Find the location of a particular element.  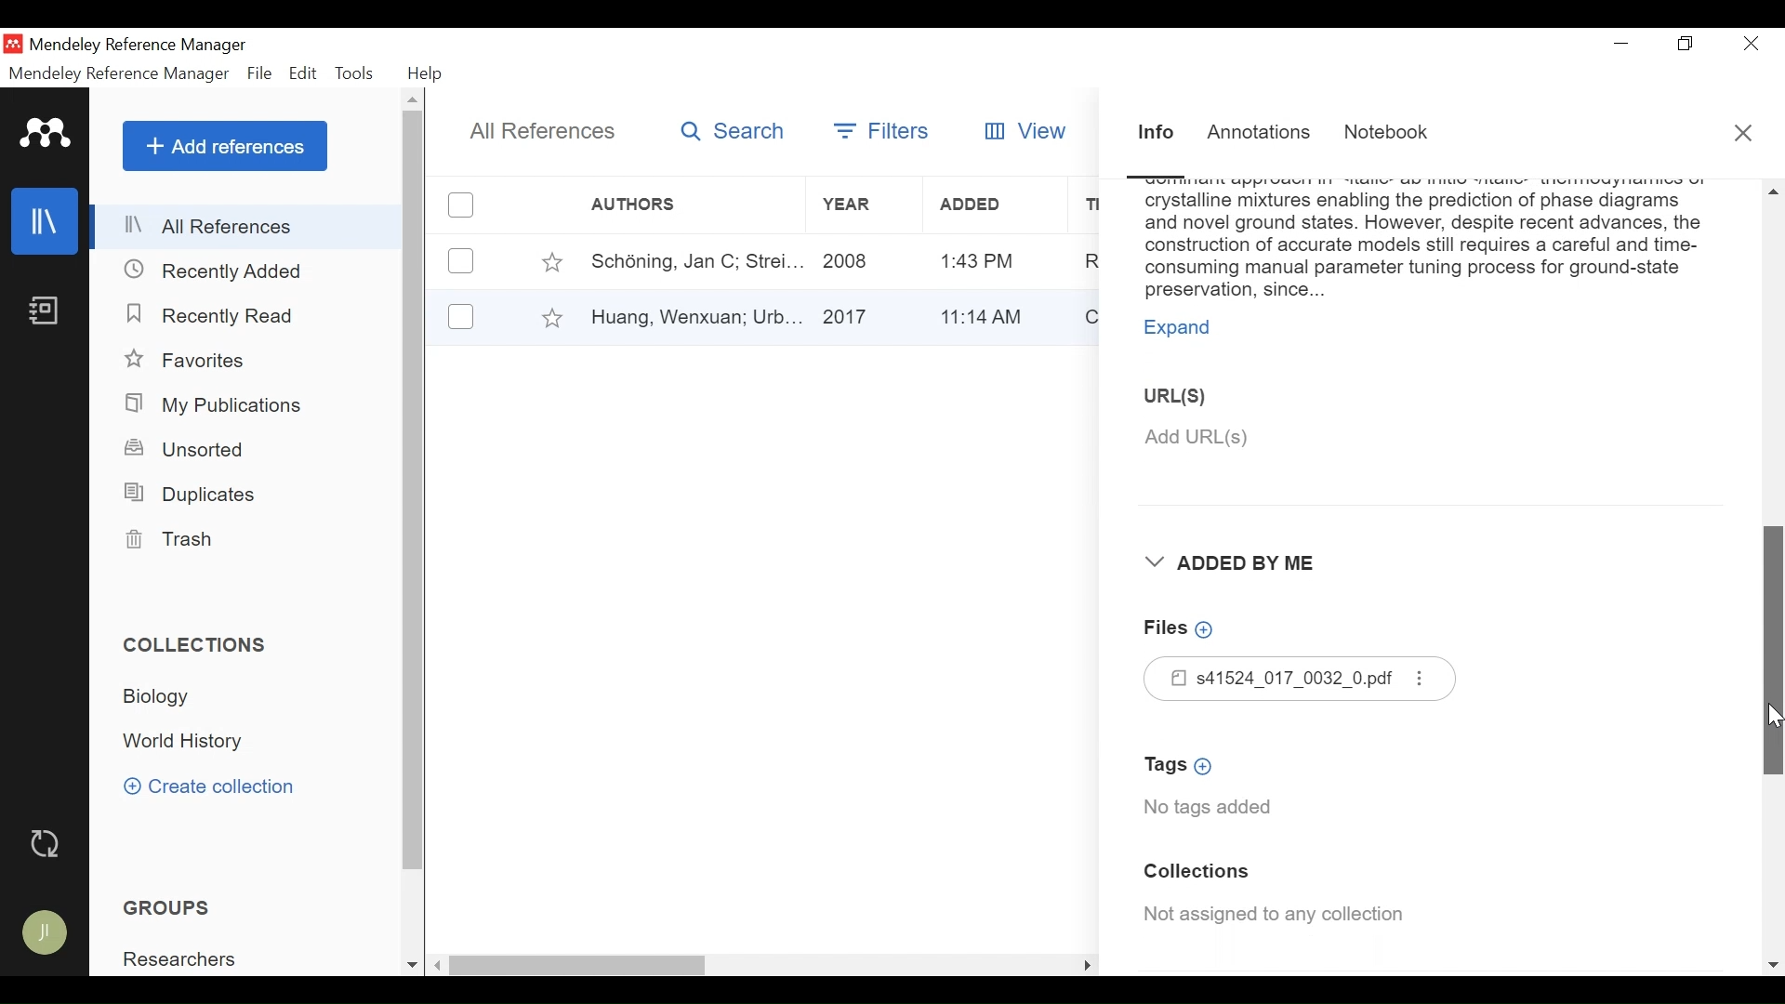

Vertical Scroll bar is located at coordinates (581, 967).